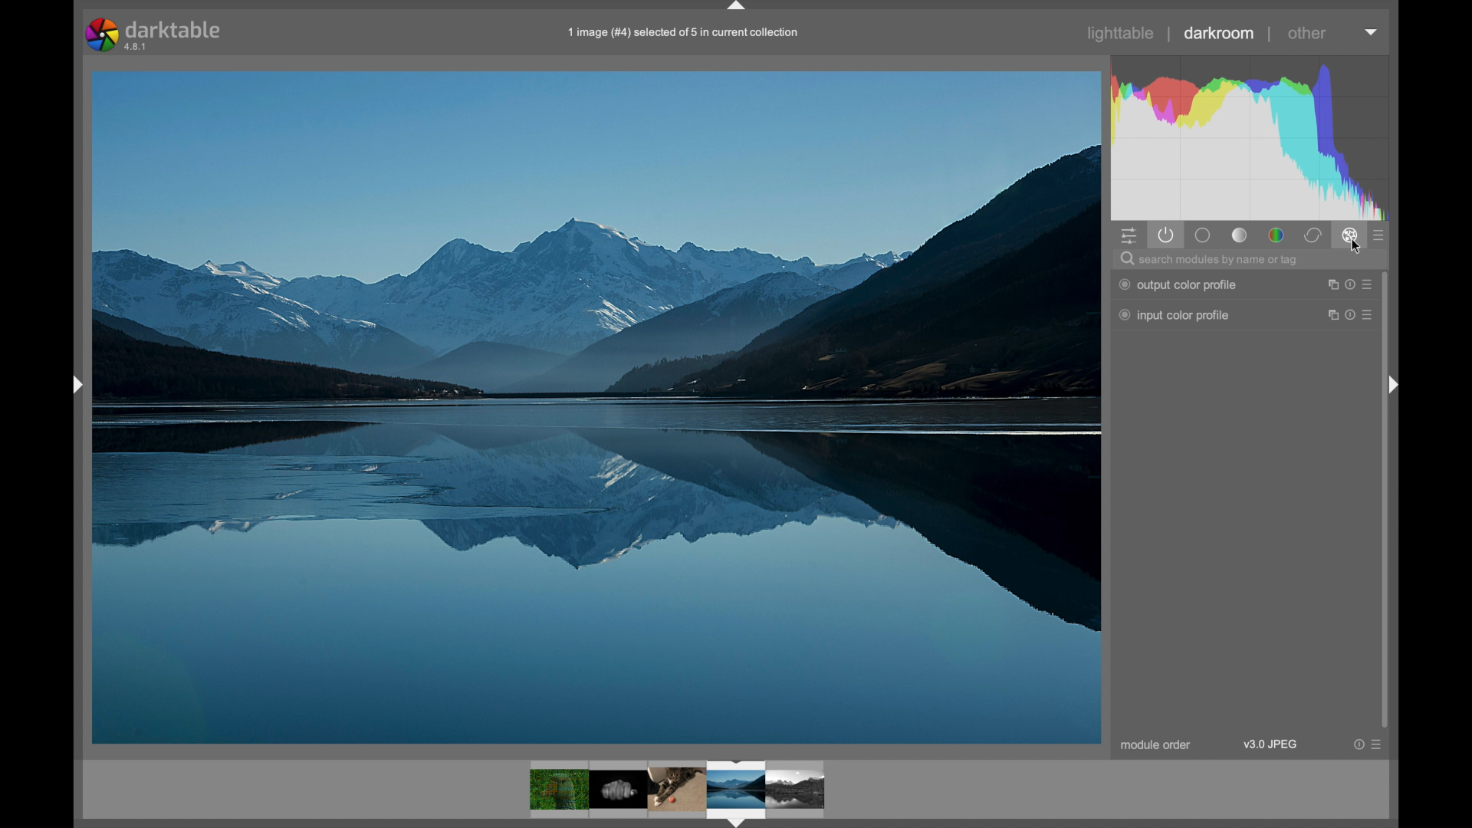 The image size is (1472, 828). Describe the element at coordinates (1357, 744) in the screenshot. I see `Help` at that location.